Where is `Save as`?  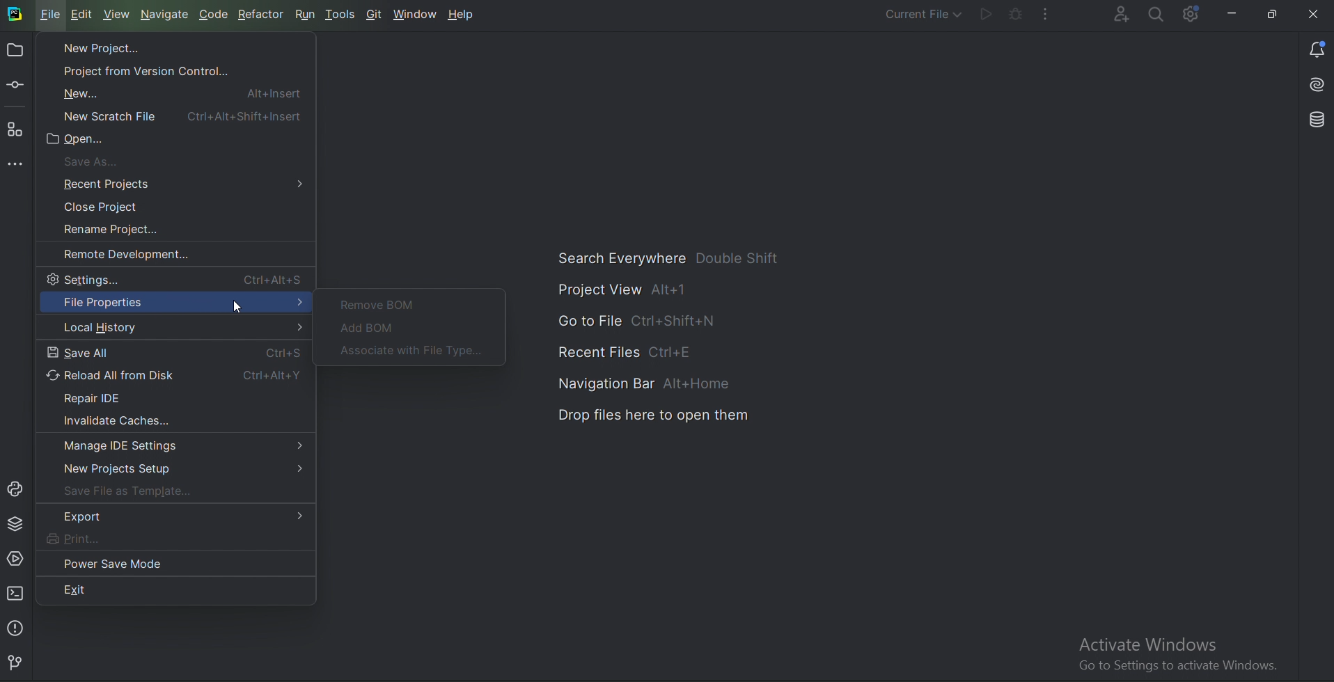 Save as is located at coordinates (104, 160).